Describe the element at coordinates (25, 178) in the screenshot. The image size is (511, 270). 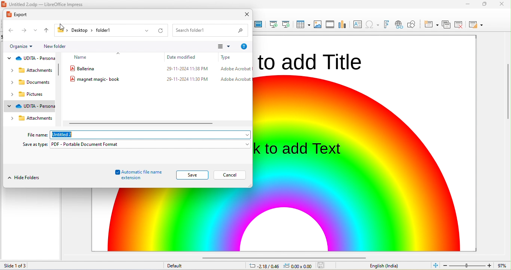
I see `hide folders` at that location.